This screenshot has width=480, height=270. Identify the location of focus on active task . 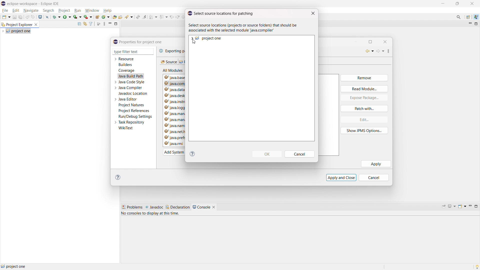
(99, 24).